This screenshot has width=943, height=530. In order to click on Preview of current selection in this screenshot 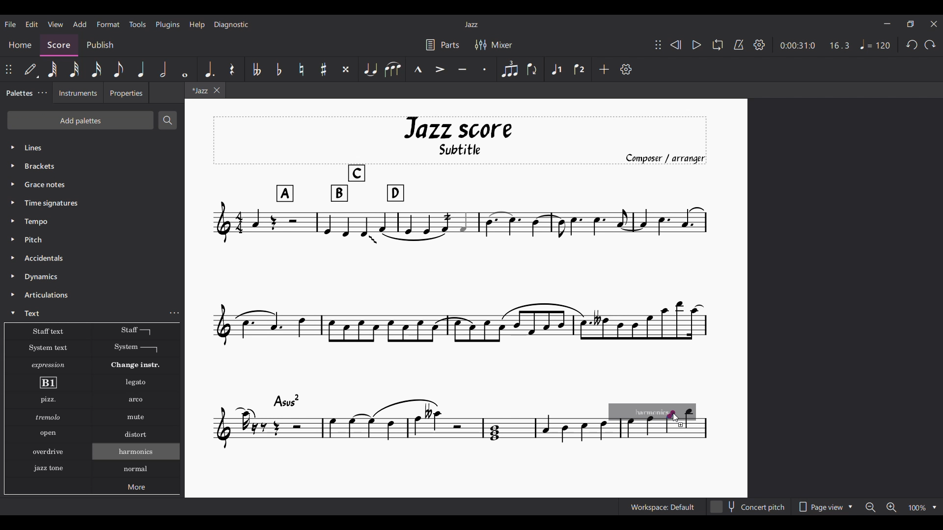, I will do `click(658, 423)`.